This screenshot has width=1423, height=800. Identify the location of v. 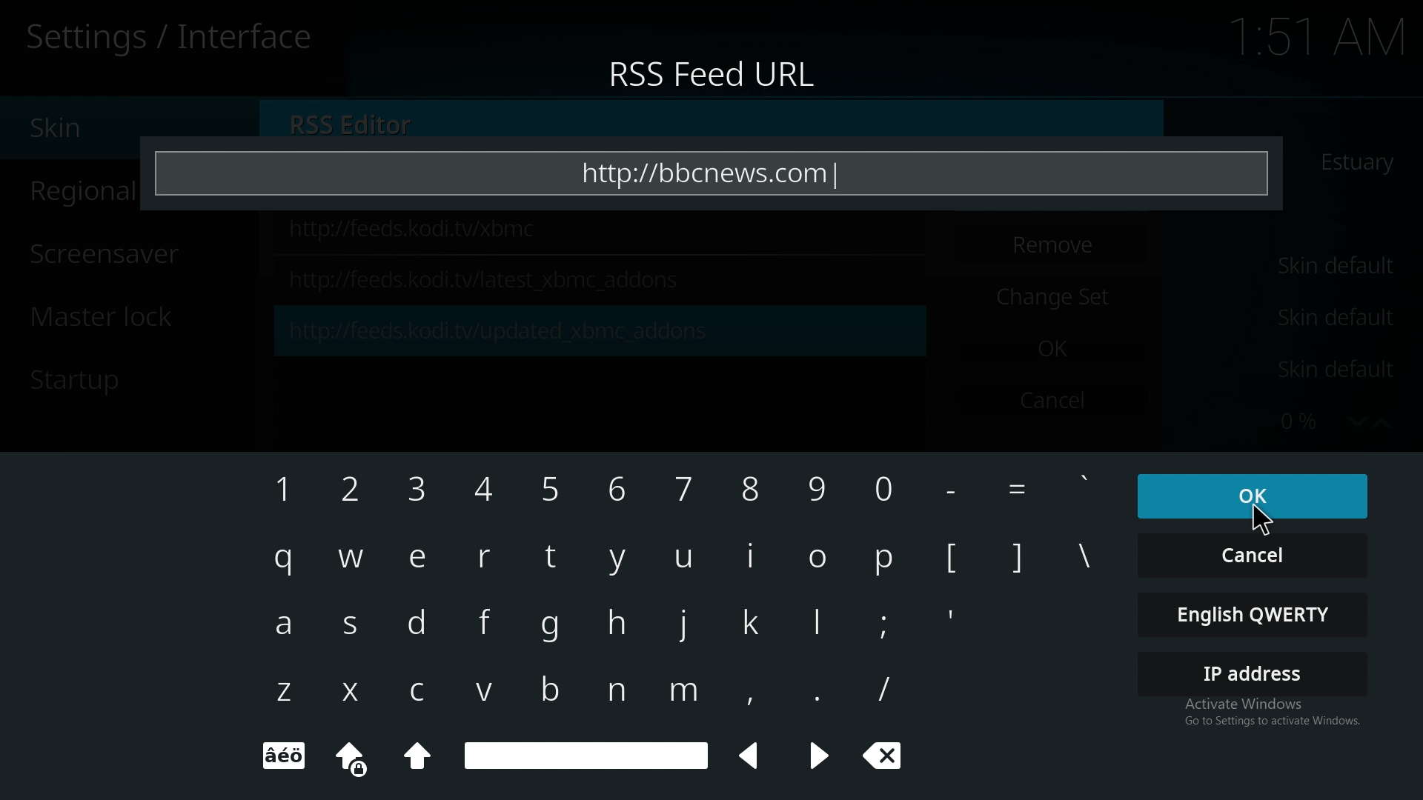
(485, 690).